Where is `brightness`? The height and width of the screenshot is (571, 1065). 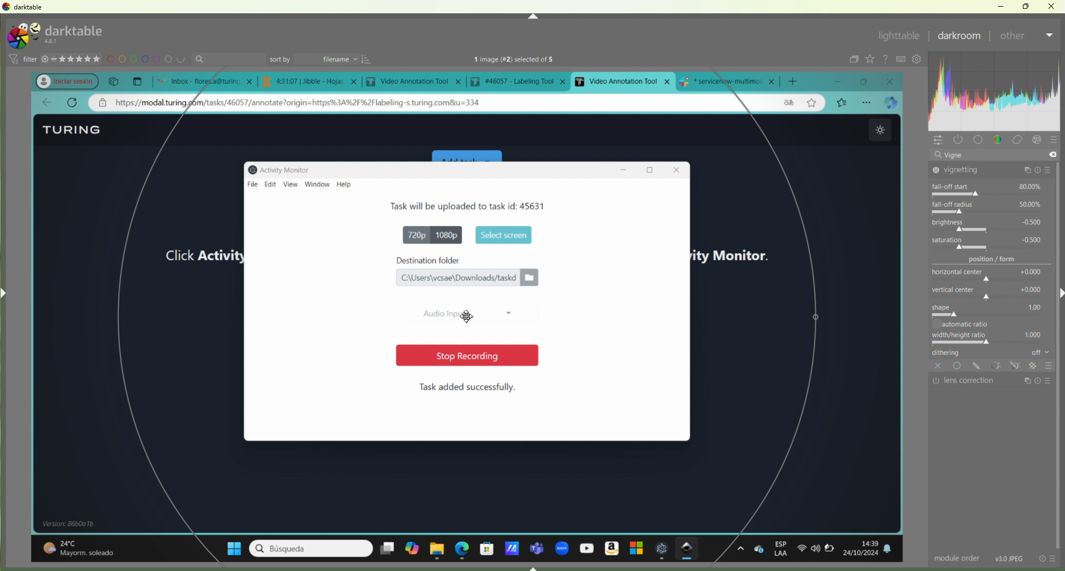 brightness is located at coordinates (993, 225).